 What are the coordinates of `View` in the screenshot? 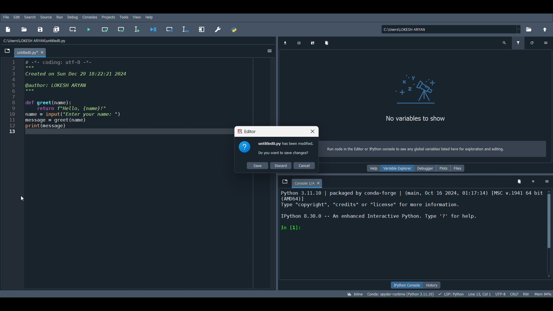 It's located at (139, 16).